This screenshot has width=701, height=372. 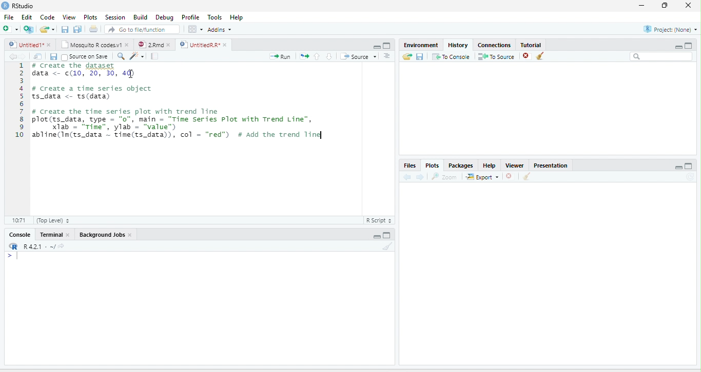 I want to click on Save current document, so click(x=65, y=29).